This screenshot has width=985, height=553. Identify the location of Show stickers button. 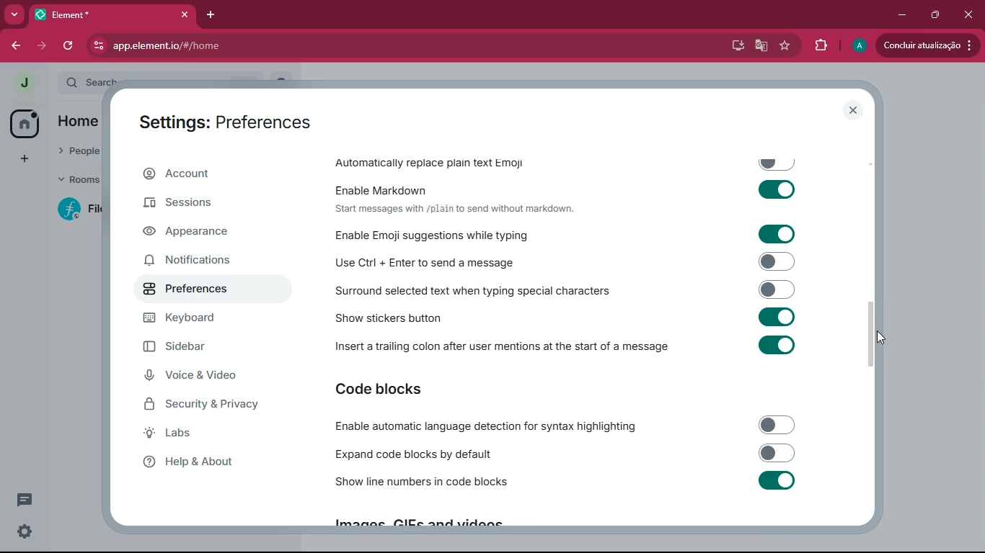
(569, 320).